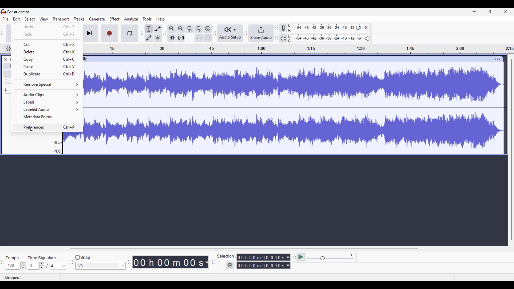  I want to click on undo, so click(46, 26).